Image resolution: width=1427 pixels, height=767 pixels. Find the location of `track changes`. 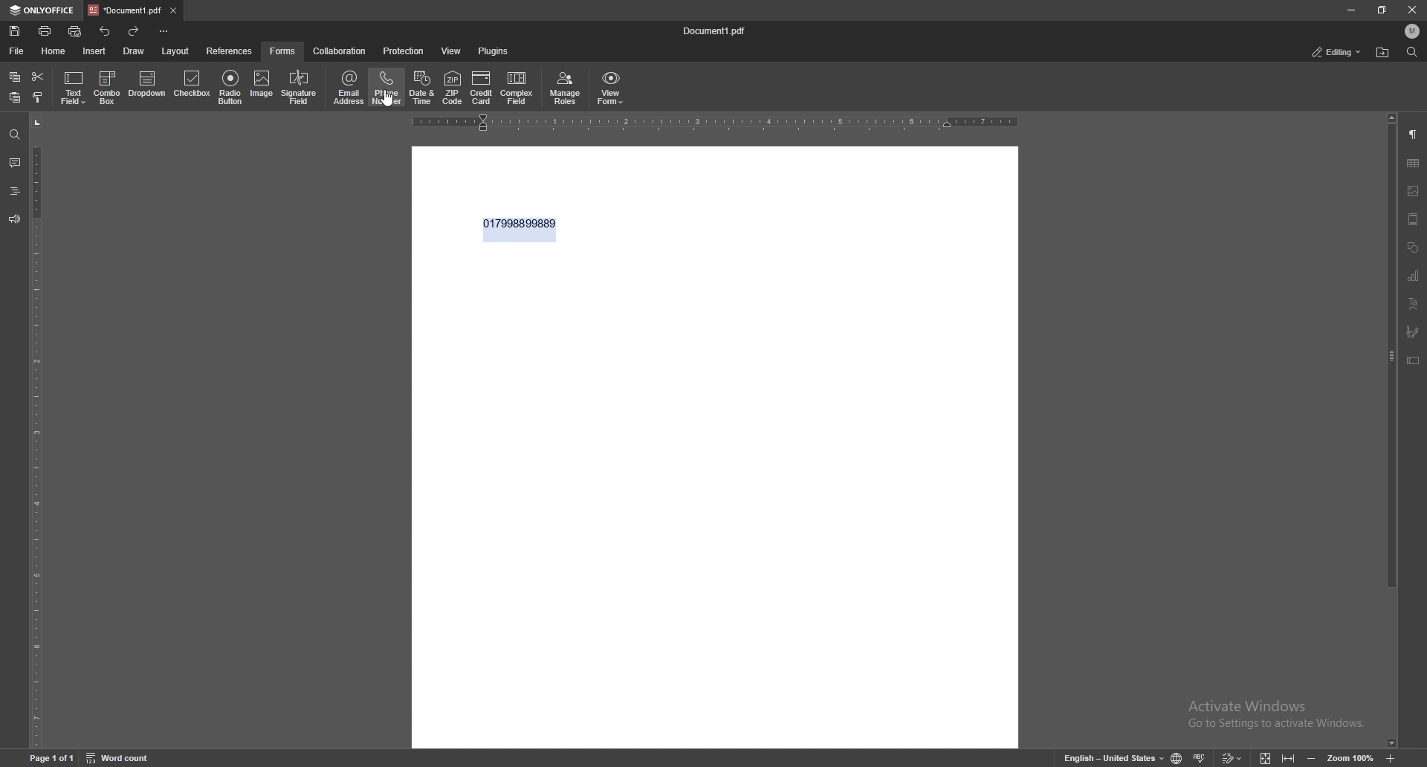

track changes is located at coordinates (1234, 758).